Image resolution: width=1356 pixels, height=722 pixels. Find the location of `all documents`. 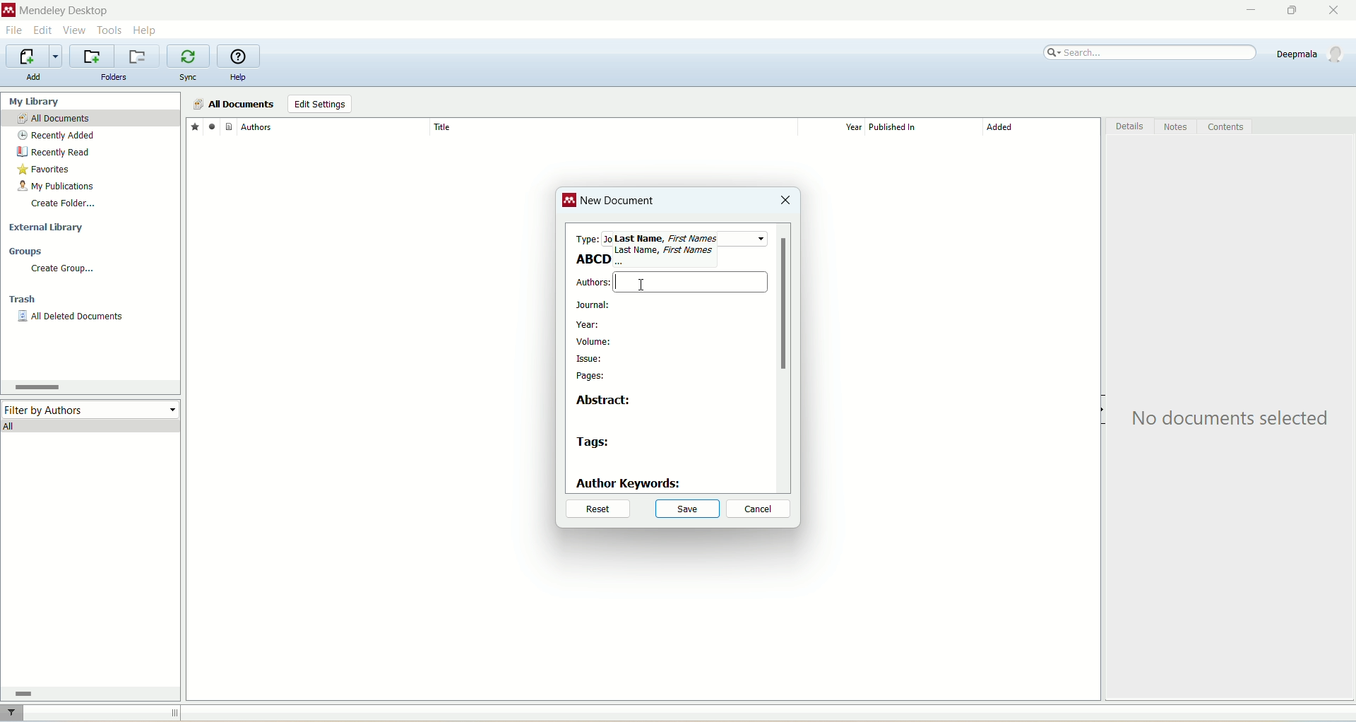

all documents is located at coordinates (233, 105).